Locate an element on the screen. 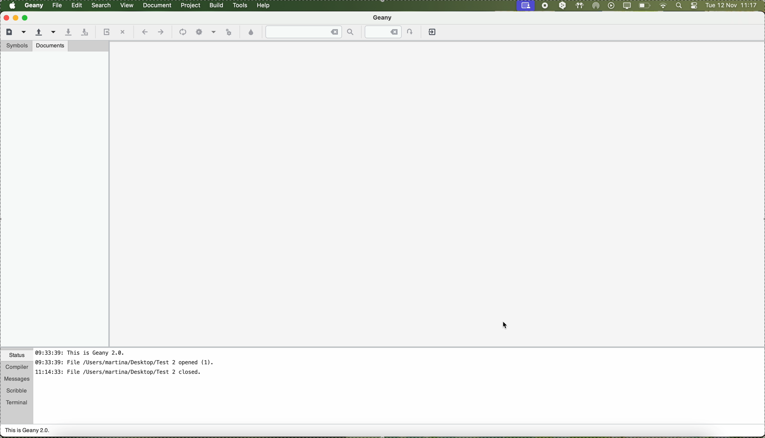  navigate back a location is located at coordinates (144, 32).